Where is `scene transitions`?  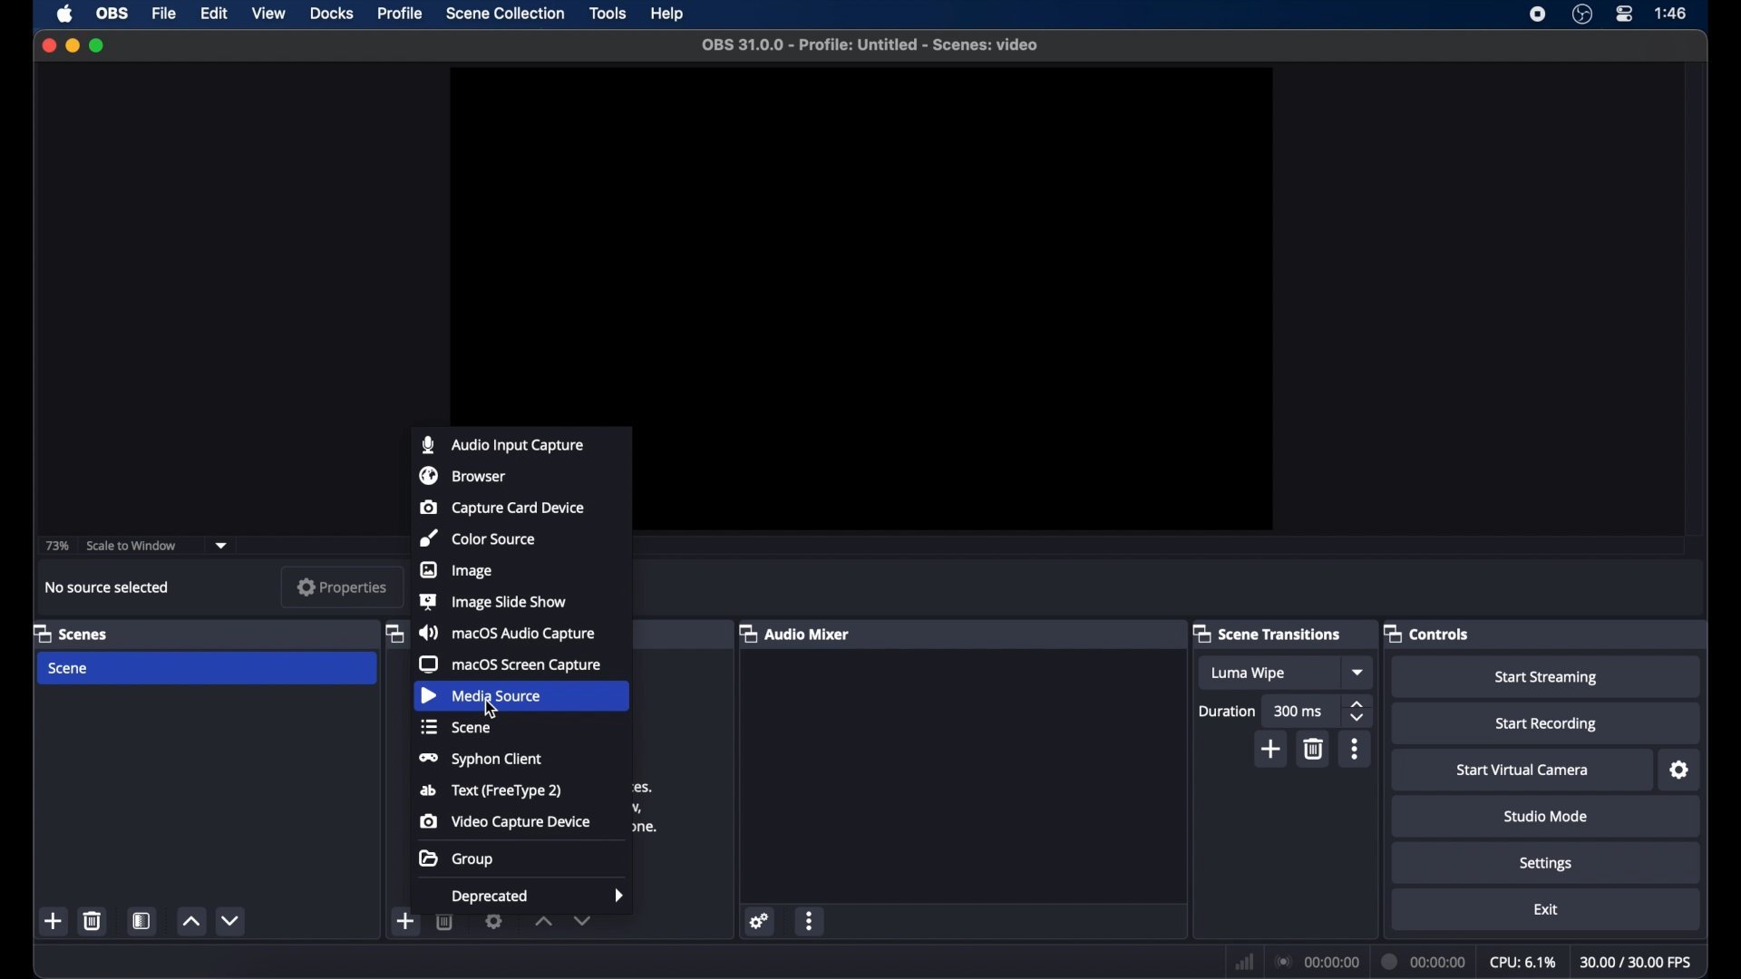
scene transitions is located at coordinates (1266, 633).